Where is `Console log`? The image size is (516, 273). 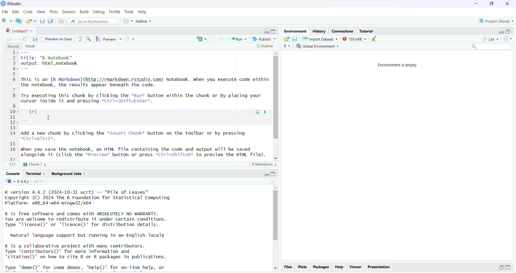
Console log is located at coordinates (94, 229).